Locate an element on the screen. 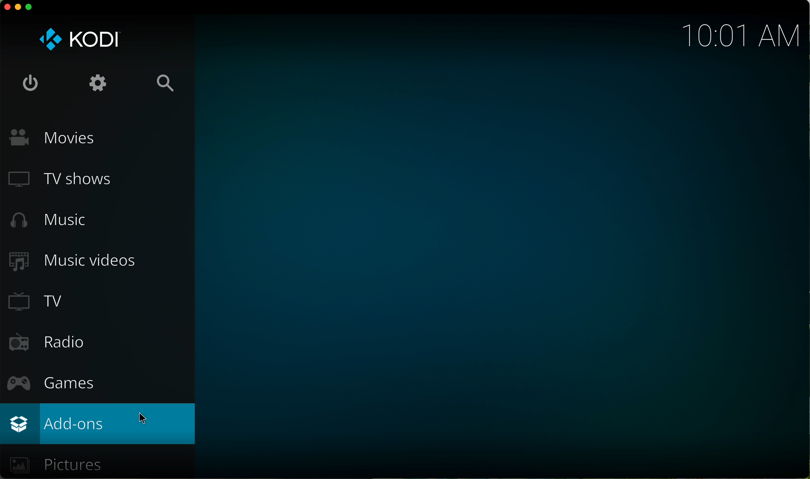  cursor is located at coordinates (145, 418).